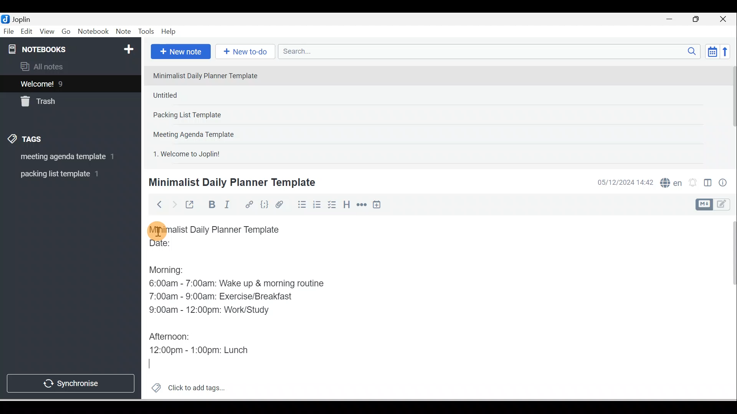  Describe the element at coordinates (212, 115) in the screenshot. I see `Note 3` at that location.